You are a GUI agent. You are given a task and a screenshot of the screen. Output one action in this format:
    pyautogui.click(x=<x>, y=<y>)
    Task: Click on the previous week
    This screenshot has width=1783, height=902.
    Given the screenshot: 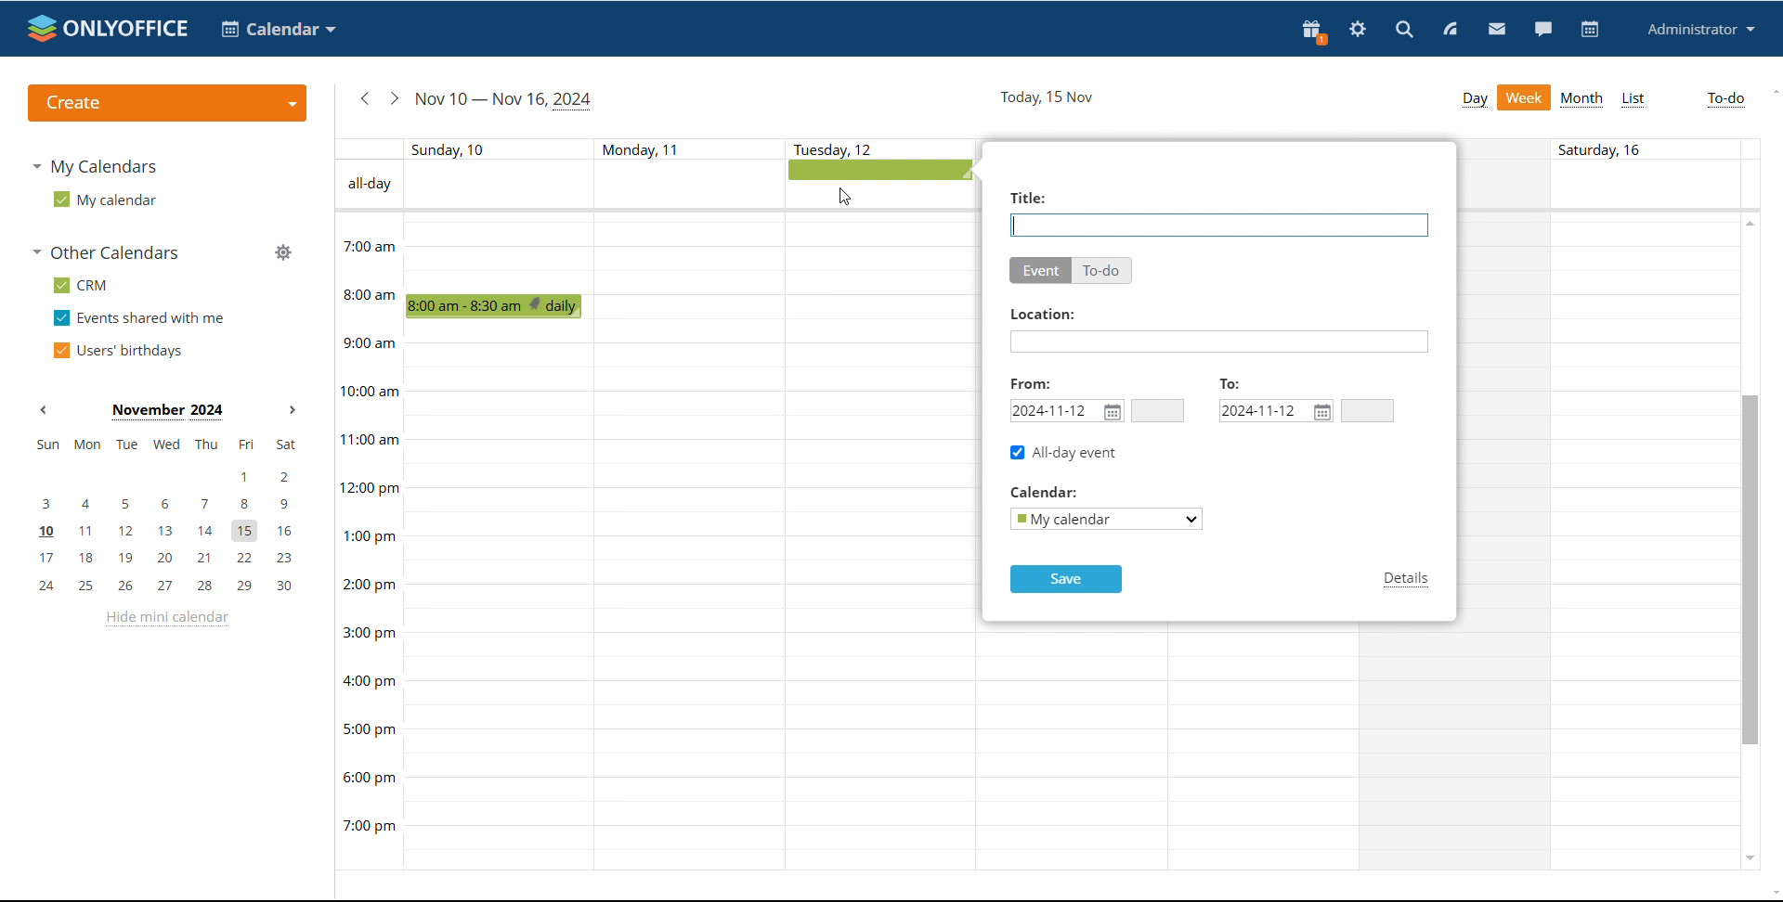 What is the action you would take?
    pyautogui.click(x=364, y=98)
    